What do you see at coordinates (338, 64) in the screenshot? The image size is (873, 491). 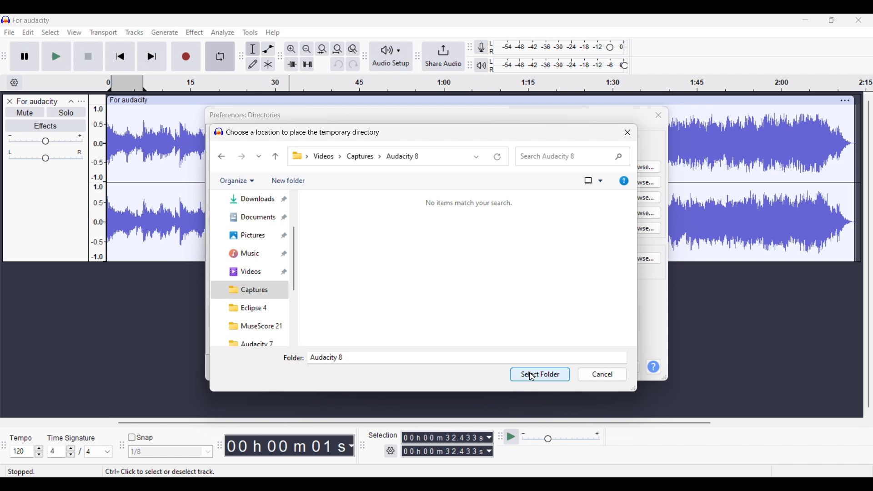 I see `Undo` at bounding box center [338, 64].